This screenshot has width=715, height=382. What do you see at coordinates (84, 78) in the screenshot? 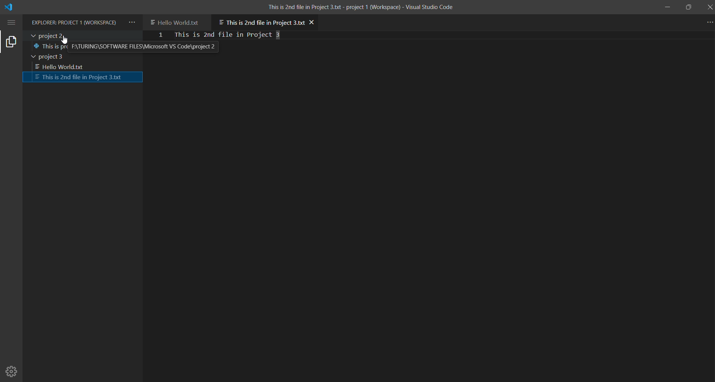
I see `Cut File` at bounding box center [84, 78].